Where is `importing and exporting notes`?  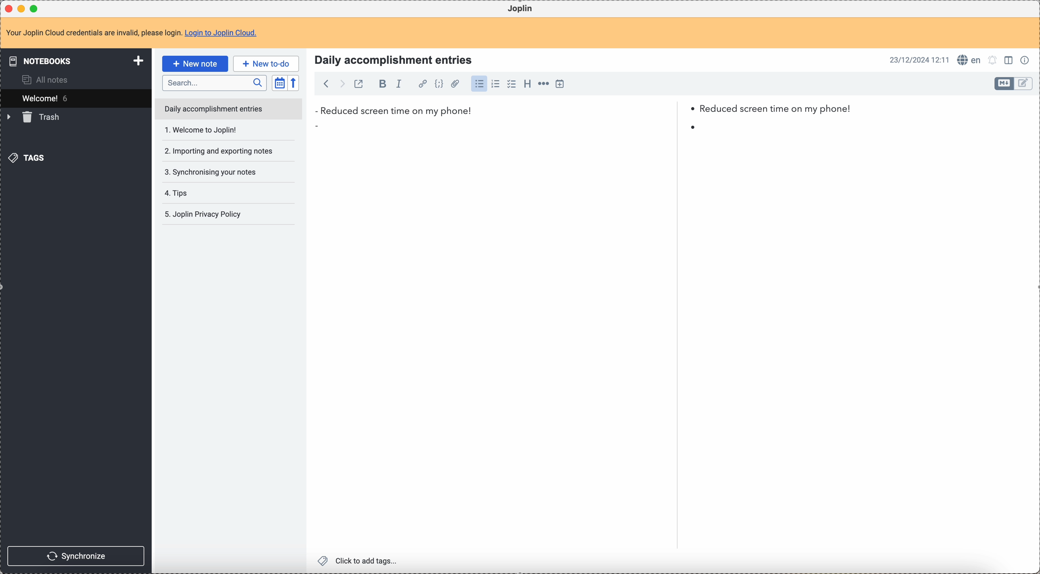 importing and exporting notes is located at coordinates (218, 130).